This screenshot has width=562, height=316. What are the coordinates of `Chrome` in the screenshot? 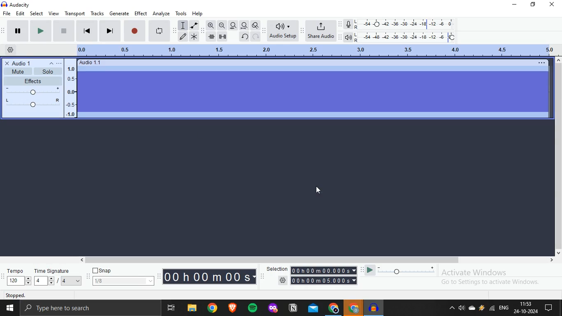 It's located at (352, 309).